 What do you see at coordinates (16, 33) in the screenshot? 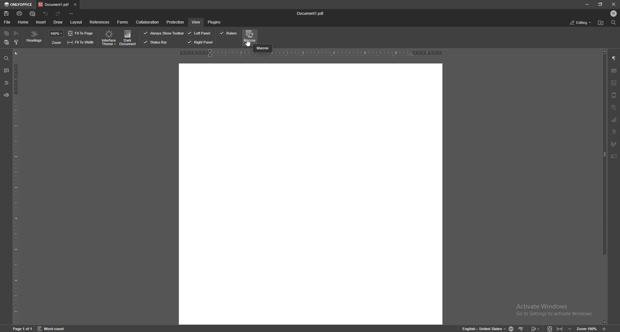
I see `cut` at bounding box center [16, 33].